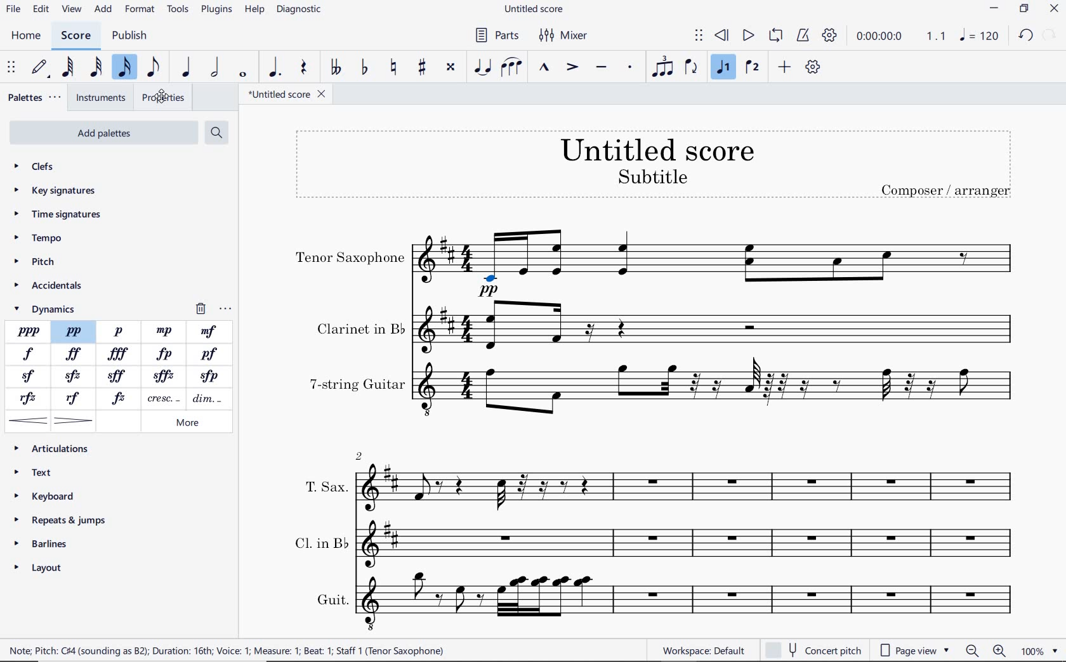  I want to click on TEXT, so click(36, 473).